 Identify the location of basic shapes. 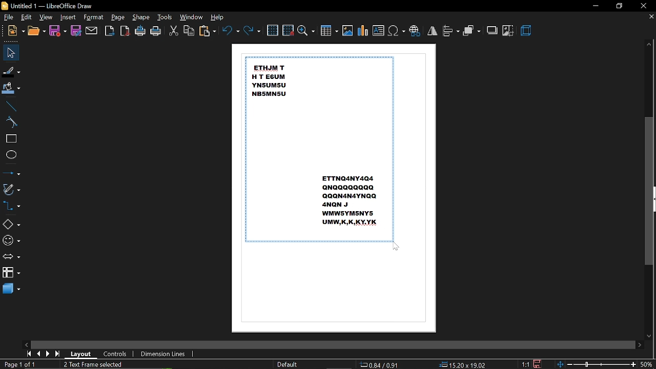
(12, 223).